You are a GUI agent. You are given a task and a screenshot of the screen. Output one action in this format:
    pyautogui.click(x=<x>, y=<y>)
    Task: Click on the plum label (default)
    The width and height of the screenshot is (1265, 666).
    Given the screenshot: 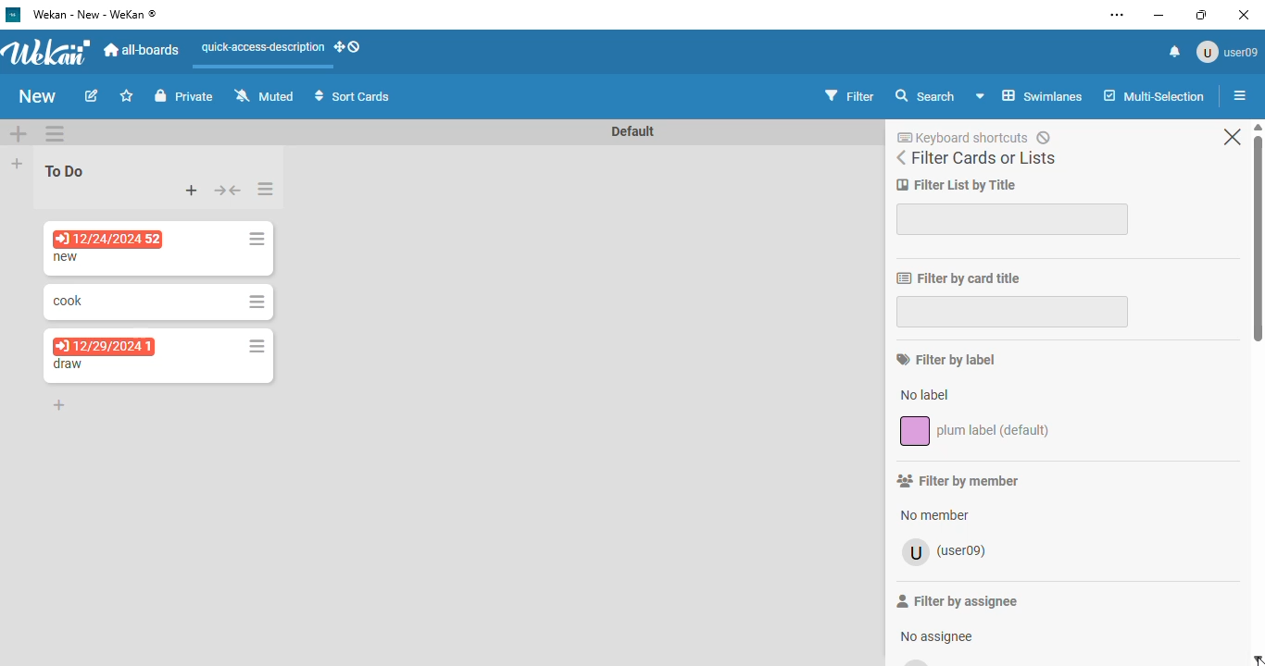 What is the action you would take?
    pyautogui.click(x=975, y=430)
    